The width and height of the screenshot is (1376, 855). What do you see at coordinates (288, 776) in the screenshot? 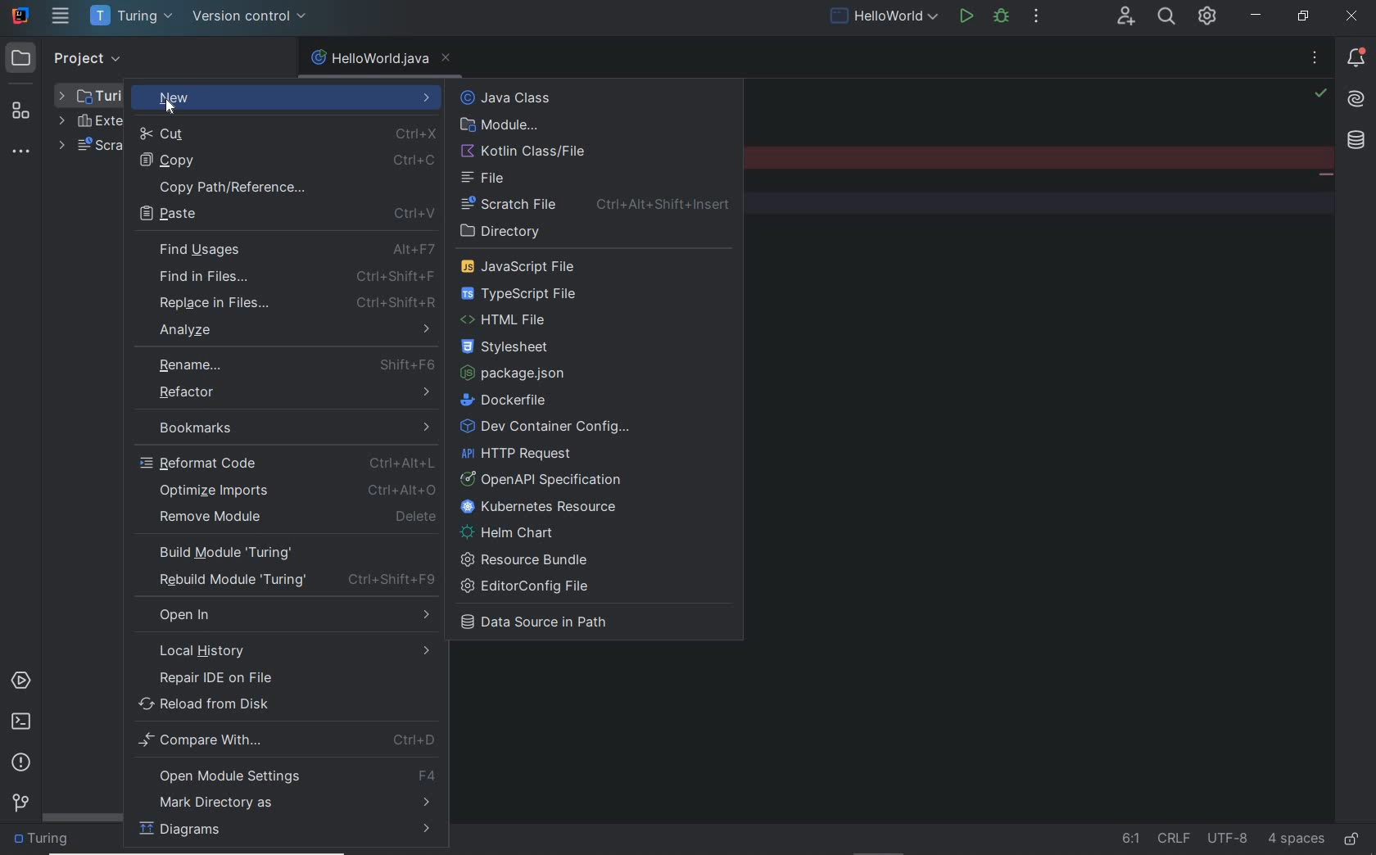
I see `open module settings` at bounding box center [288, 776].